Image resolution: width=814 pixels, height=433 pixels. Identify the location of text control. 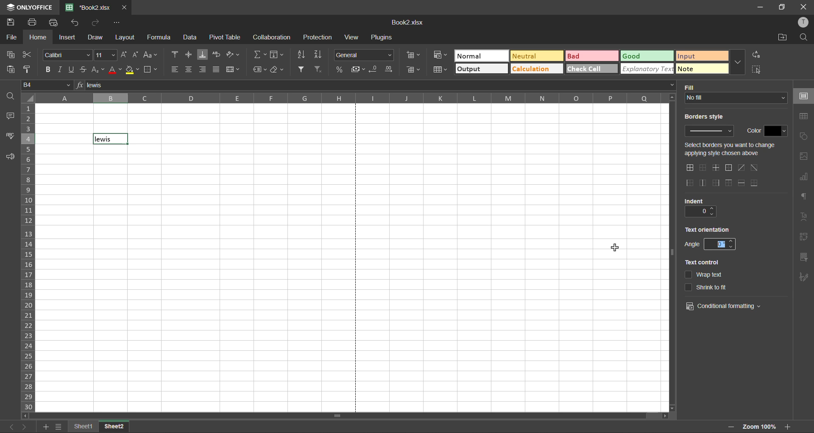
(704, 263).